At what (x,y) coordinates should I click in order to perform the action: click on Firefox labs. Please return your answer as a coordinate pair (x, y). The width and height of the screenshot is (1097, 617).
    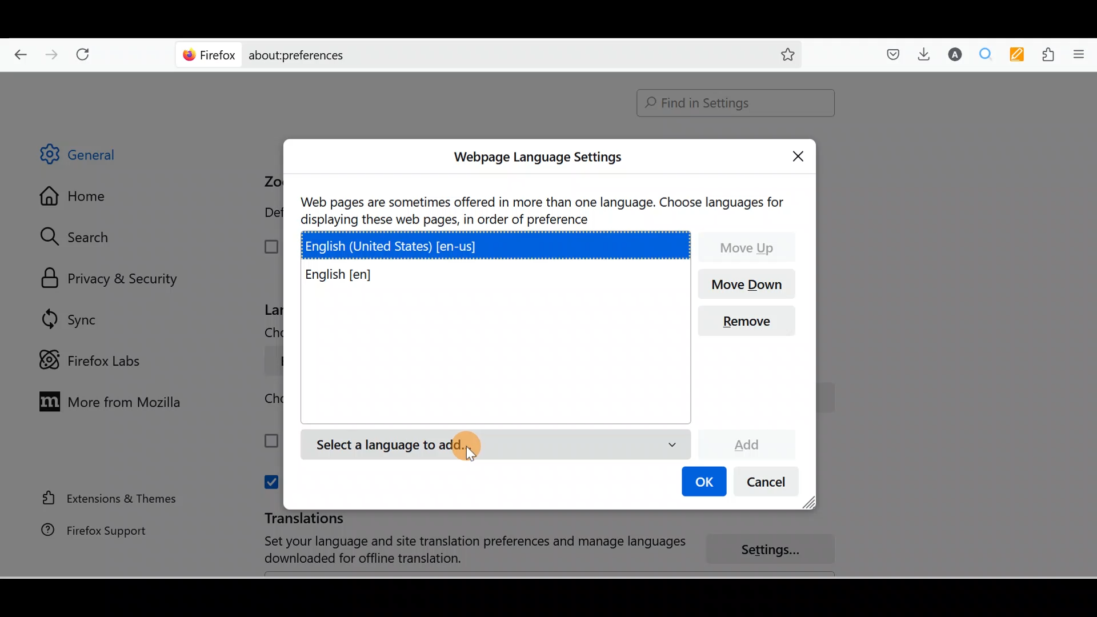
    Looking at the image, I should click on (94, 360).